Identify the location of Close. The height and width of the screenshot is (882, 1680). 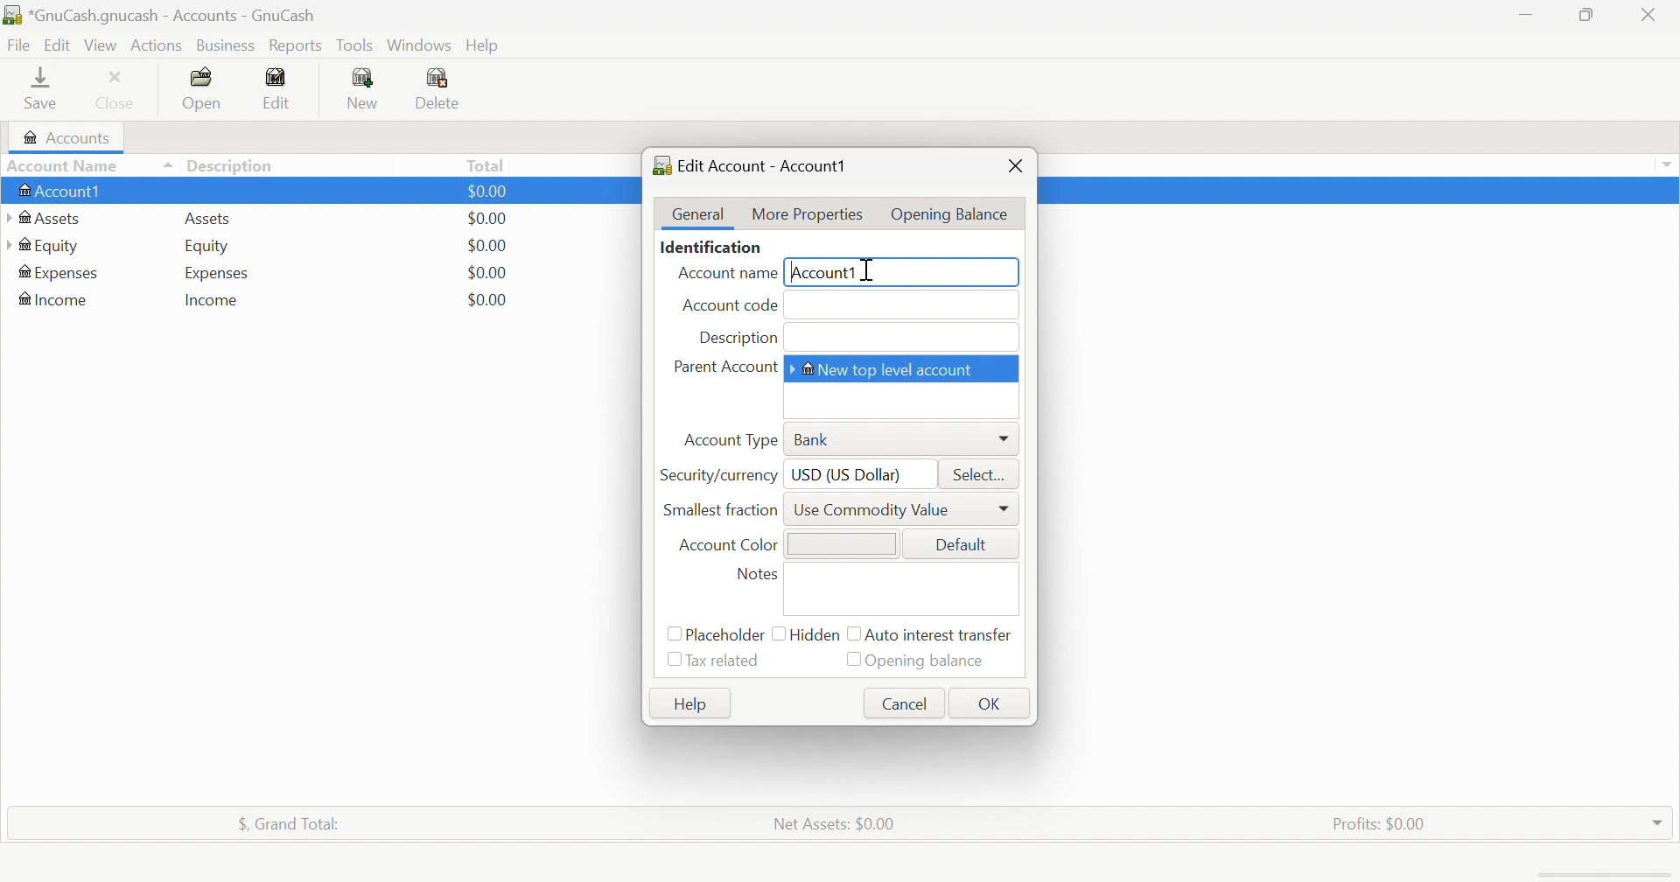
(1646, 15).